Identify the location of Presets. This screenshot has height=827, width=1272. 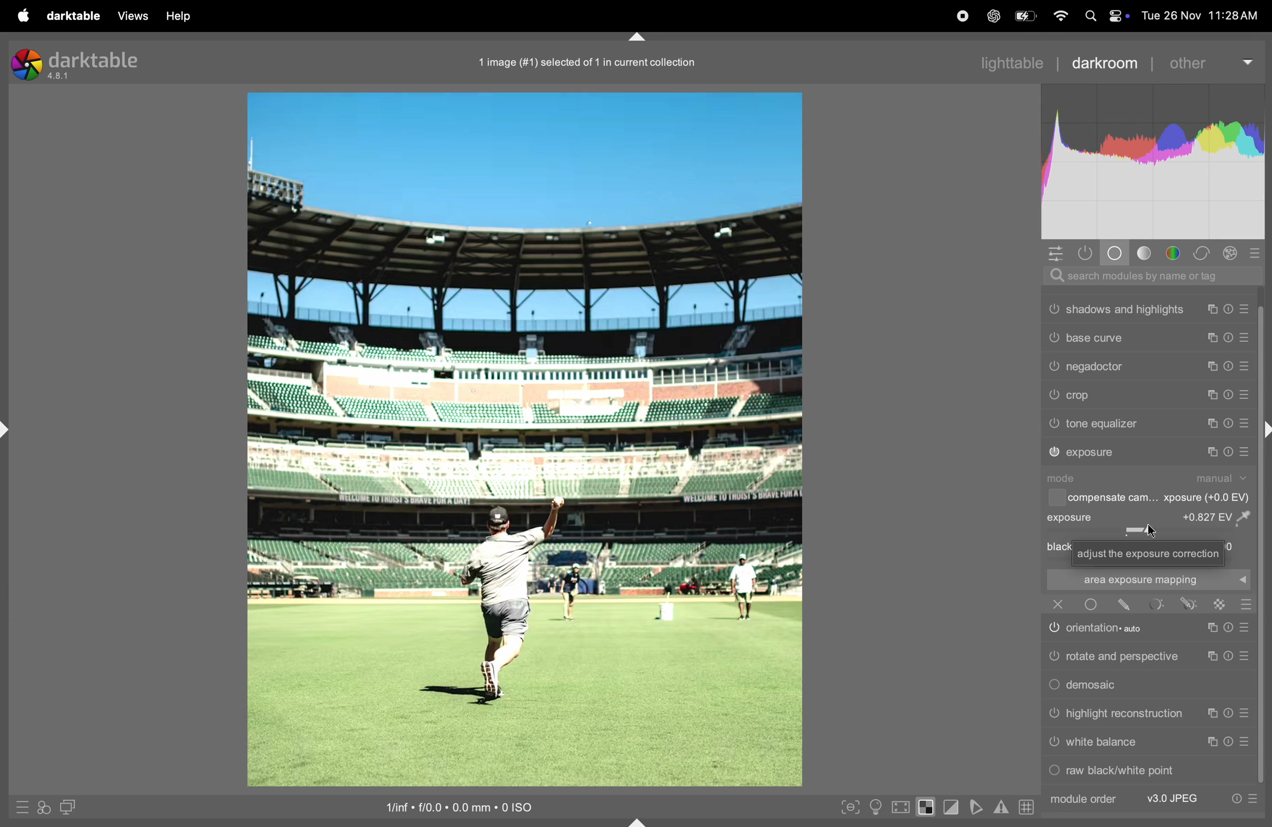
(1253, 799).